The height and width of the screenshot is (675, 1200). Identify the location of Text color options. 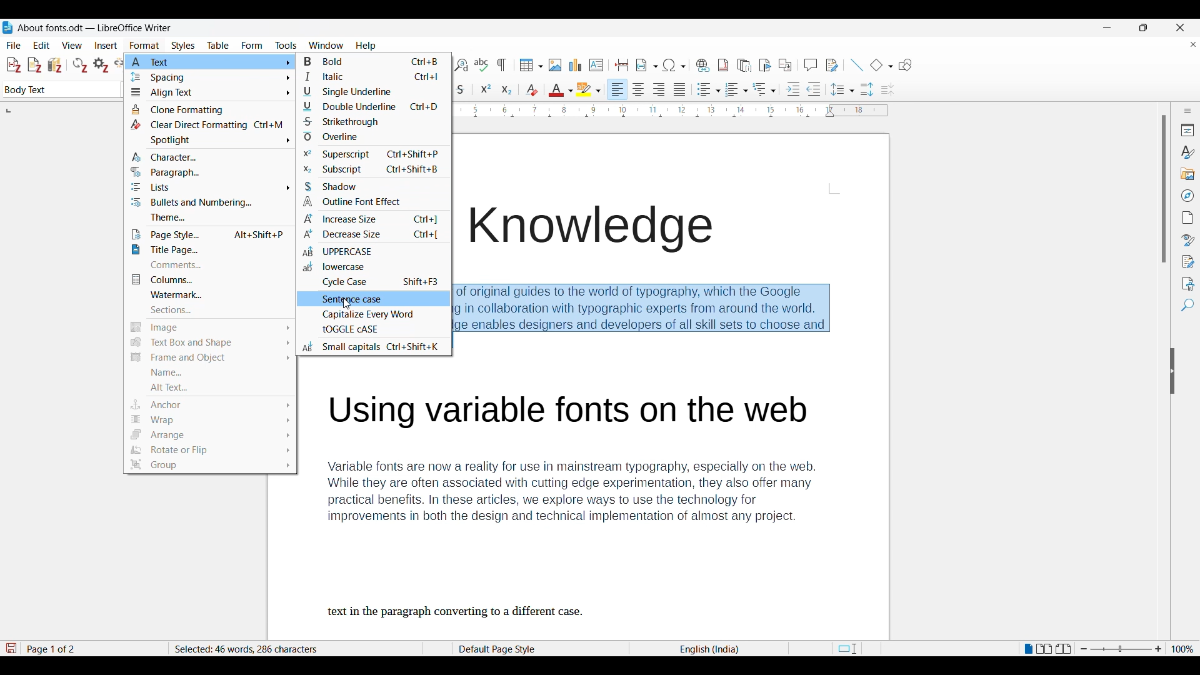
(561, 89).